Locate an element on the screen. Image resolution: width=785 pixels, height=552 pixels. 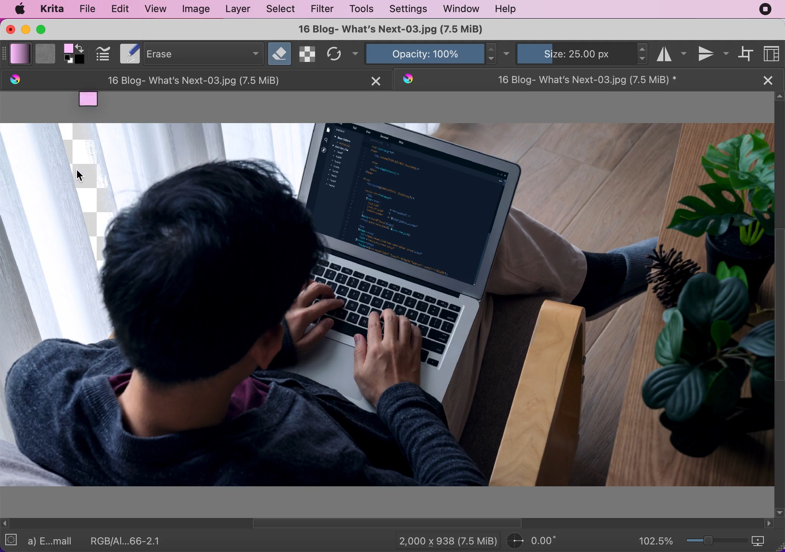
preserve alpha is located at coordinates (306, 54).